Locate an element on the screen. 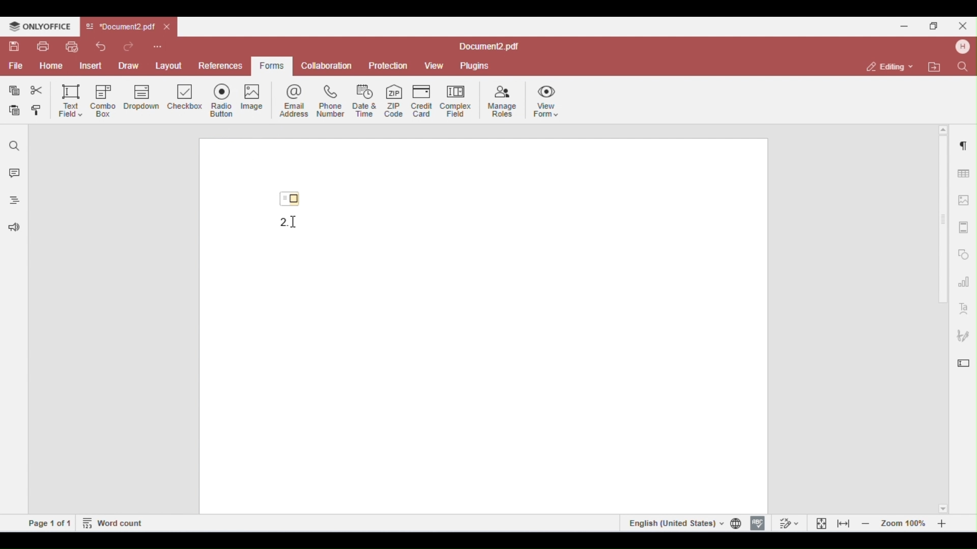 This screenshot has width=977, height=549. protection is located at coordinates (389, 66).